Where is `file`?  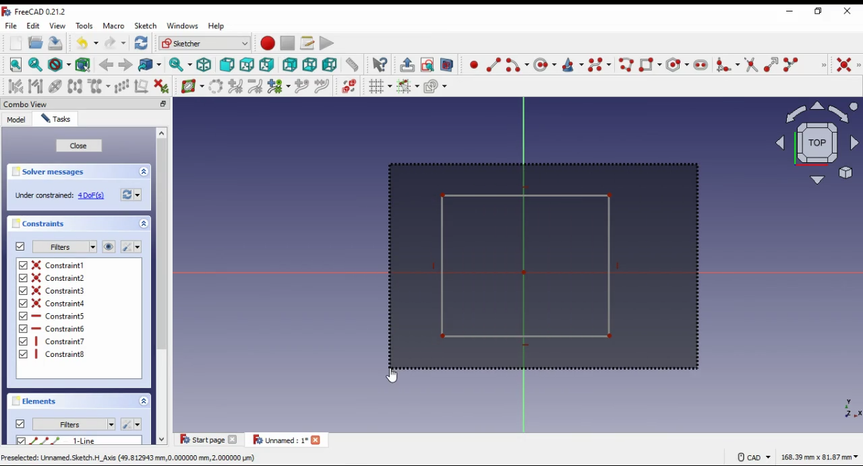 file is located at coordinates (12, 26).